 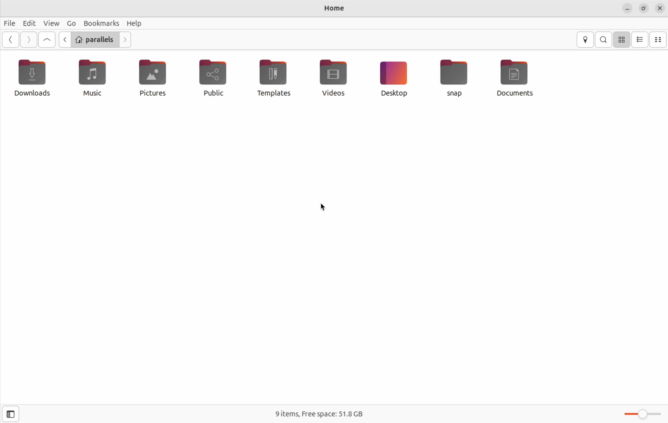 What do you see at coordinates (32, 78) in the screenshot?
I see `Downloads` at bounding box center [32, 78].